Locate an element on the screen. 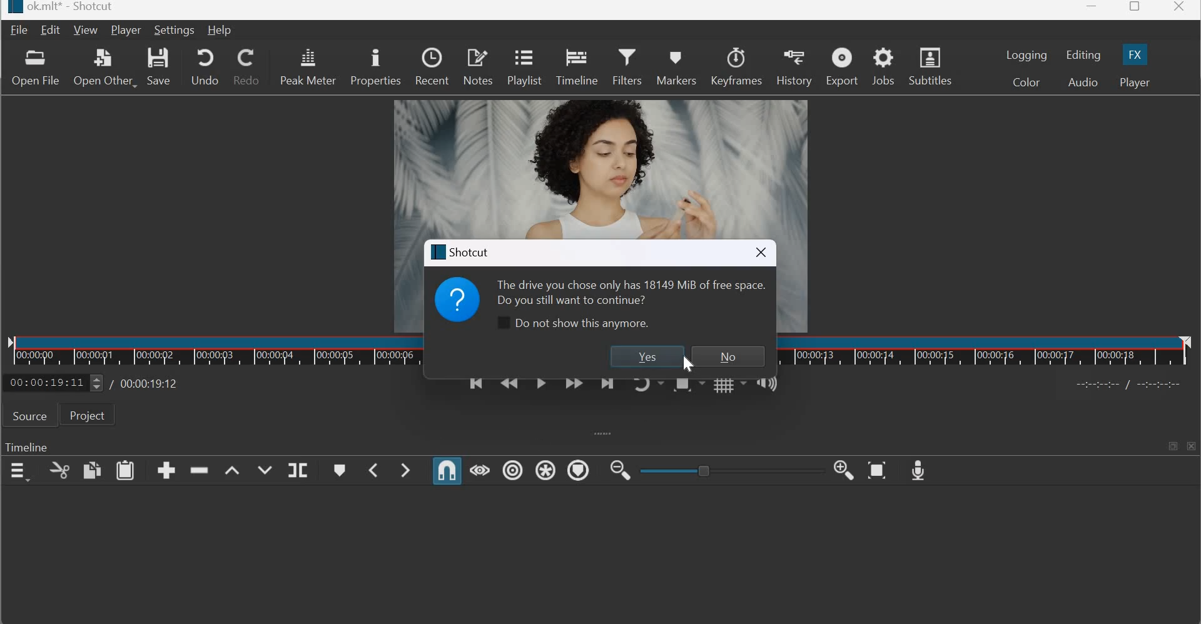 The height and width of the screenshot is (624, 1201). Filters is located at coordinates (627, 65).